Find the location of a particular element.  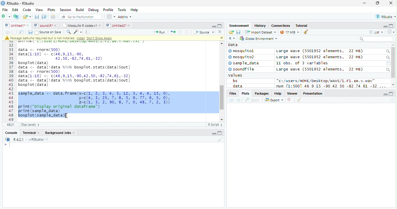

data <- rnorm(500)

data[1:10] <- (46,9,15,-90,
42,50,-82,74,61,-32)

boxplot (data)

data <- data[!data %in% boxplot.stats(data)sout]

data <- rnorm(500)

data[1:10] <- c(46,9,15,-90,42,50,-82,74,61,-32)

data <- data['data %ink boxplot.stats(data)sout]

boxplot (data) is located at coordinates (75, 68).